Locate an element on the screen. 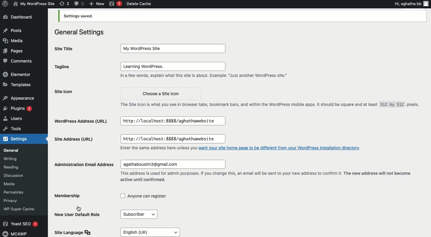 Image resolution: width=431 pixels, height=237 pixels. General settings is located at coordinates (79, 32).